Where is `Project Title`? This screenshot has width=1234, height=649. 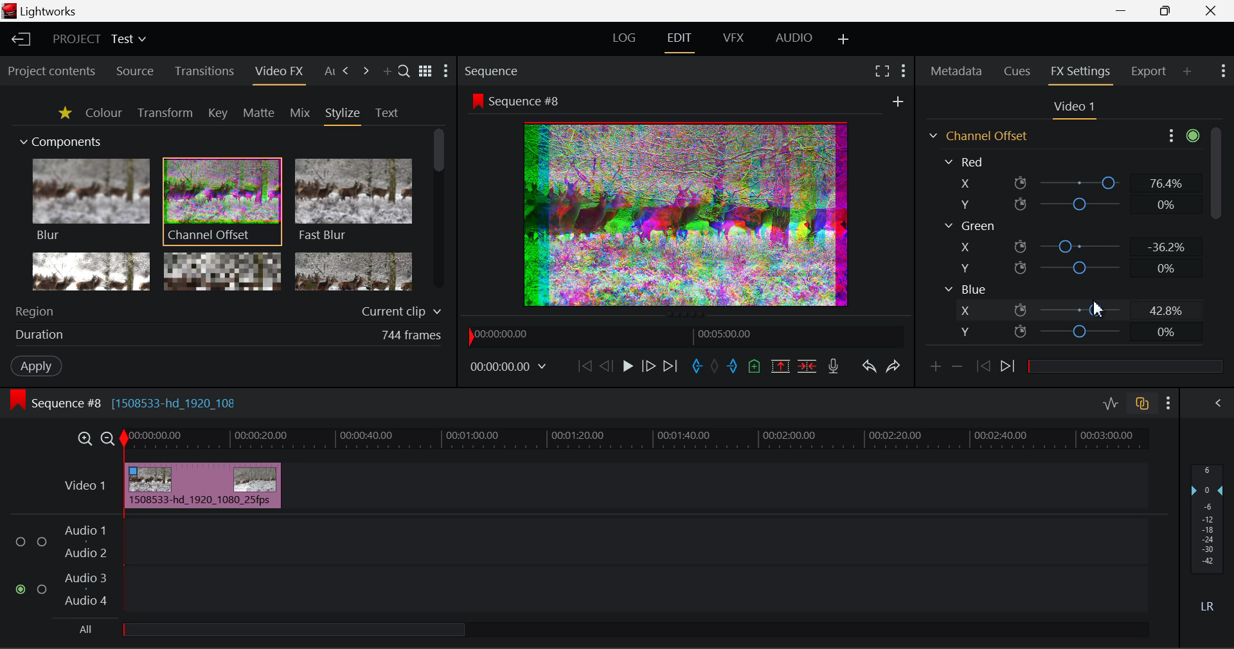
Project Title is located at coordinates (99, 37).